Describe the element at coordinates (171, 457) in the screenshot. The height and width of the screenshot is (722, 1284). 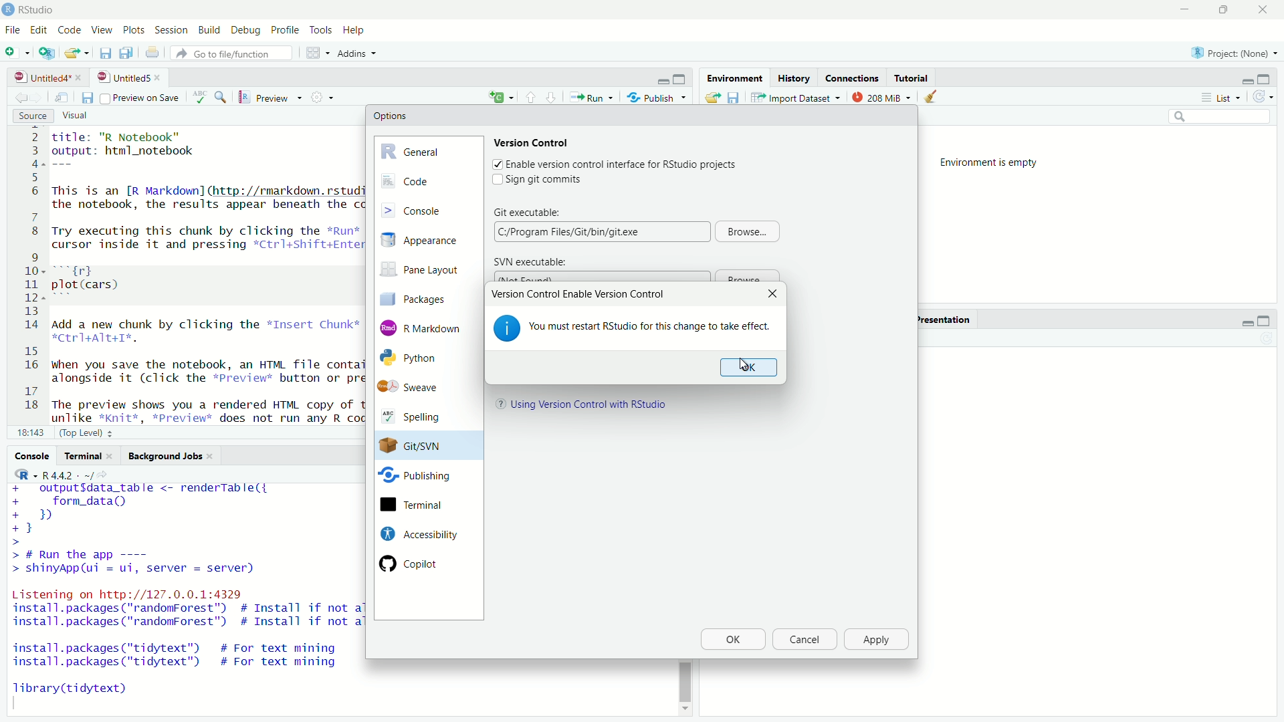
I see `Background Jobs` at that location.